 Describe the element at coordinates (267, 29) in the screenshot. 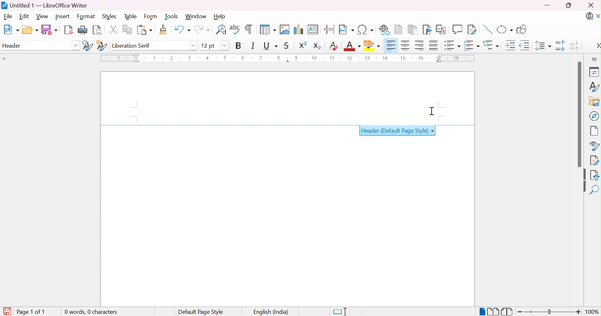

I see `Insert table` at that location.